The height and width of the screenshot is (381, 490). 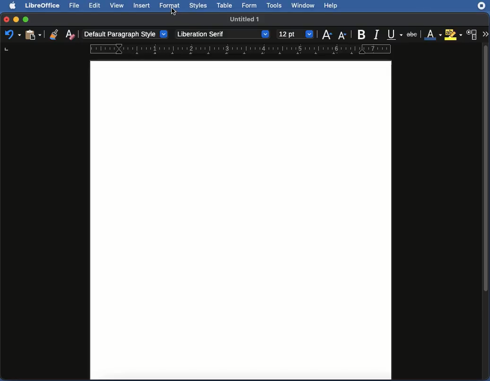 What do you see at coordinates (34, 36) in the screenshot?
I see `Clipboard` at bounding box center [34, 36].